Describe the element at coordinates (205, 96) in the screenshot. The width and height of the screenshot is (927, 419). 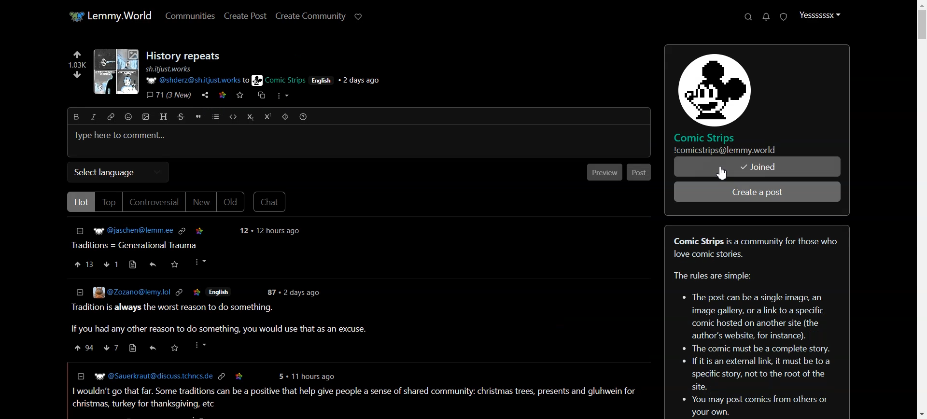
I see `Share` at that location.